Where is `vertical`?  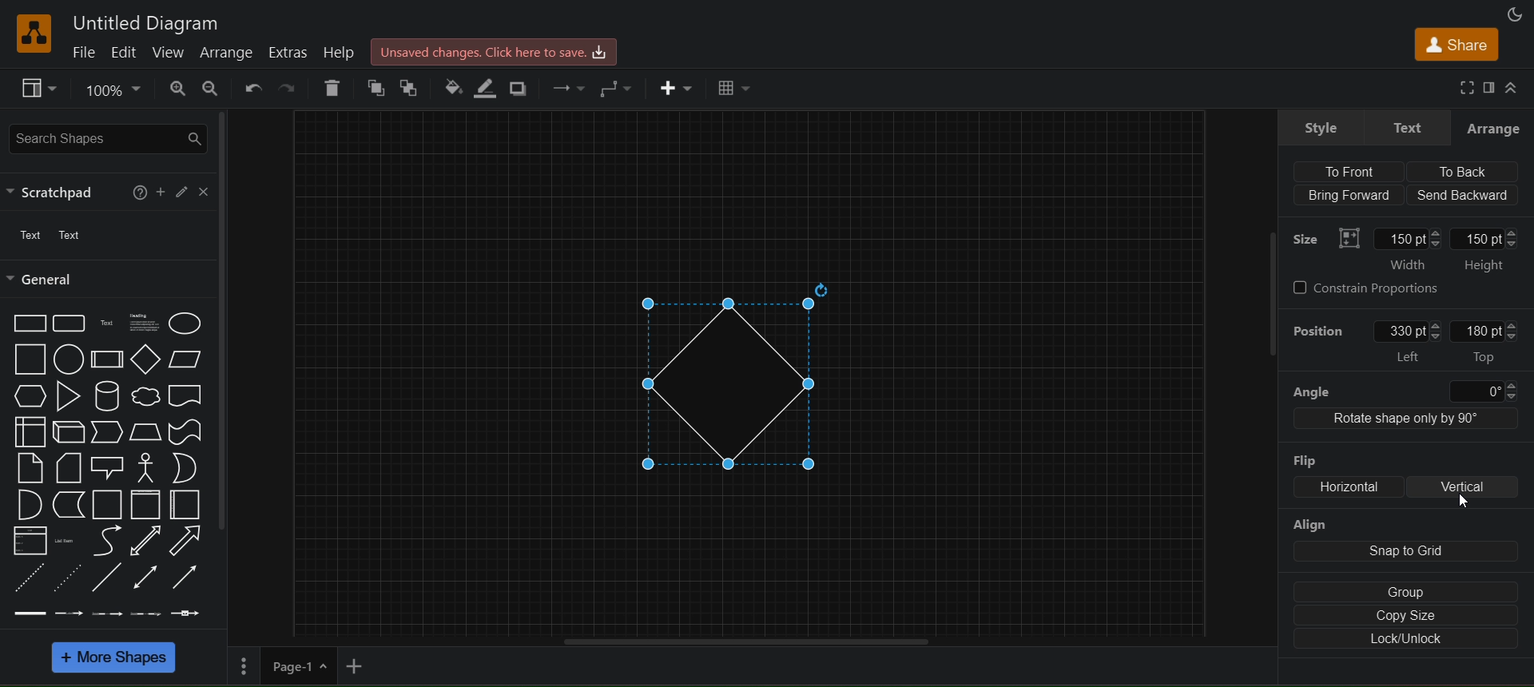
vertical is located at coordinates (1499, 521).